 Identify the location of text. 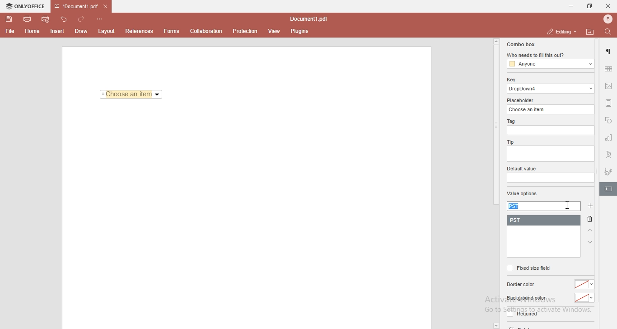
(609, 155).